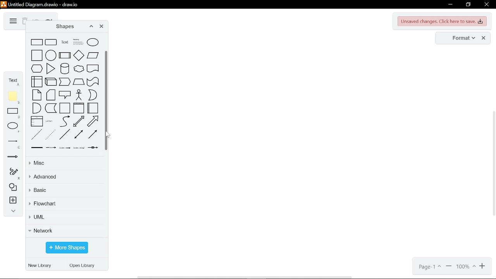  Describe the element at coordinates (461, 38) in the screenshot. I see `format` at that location.